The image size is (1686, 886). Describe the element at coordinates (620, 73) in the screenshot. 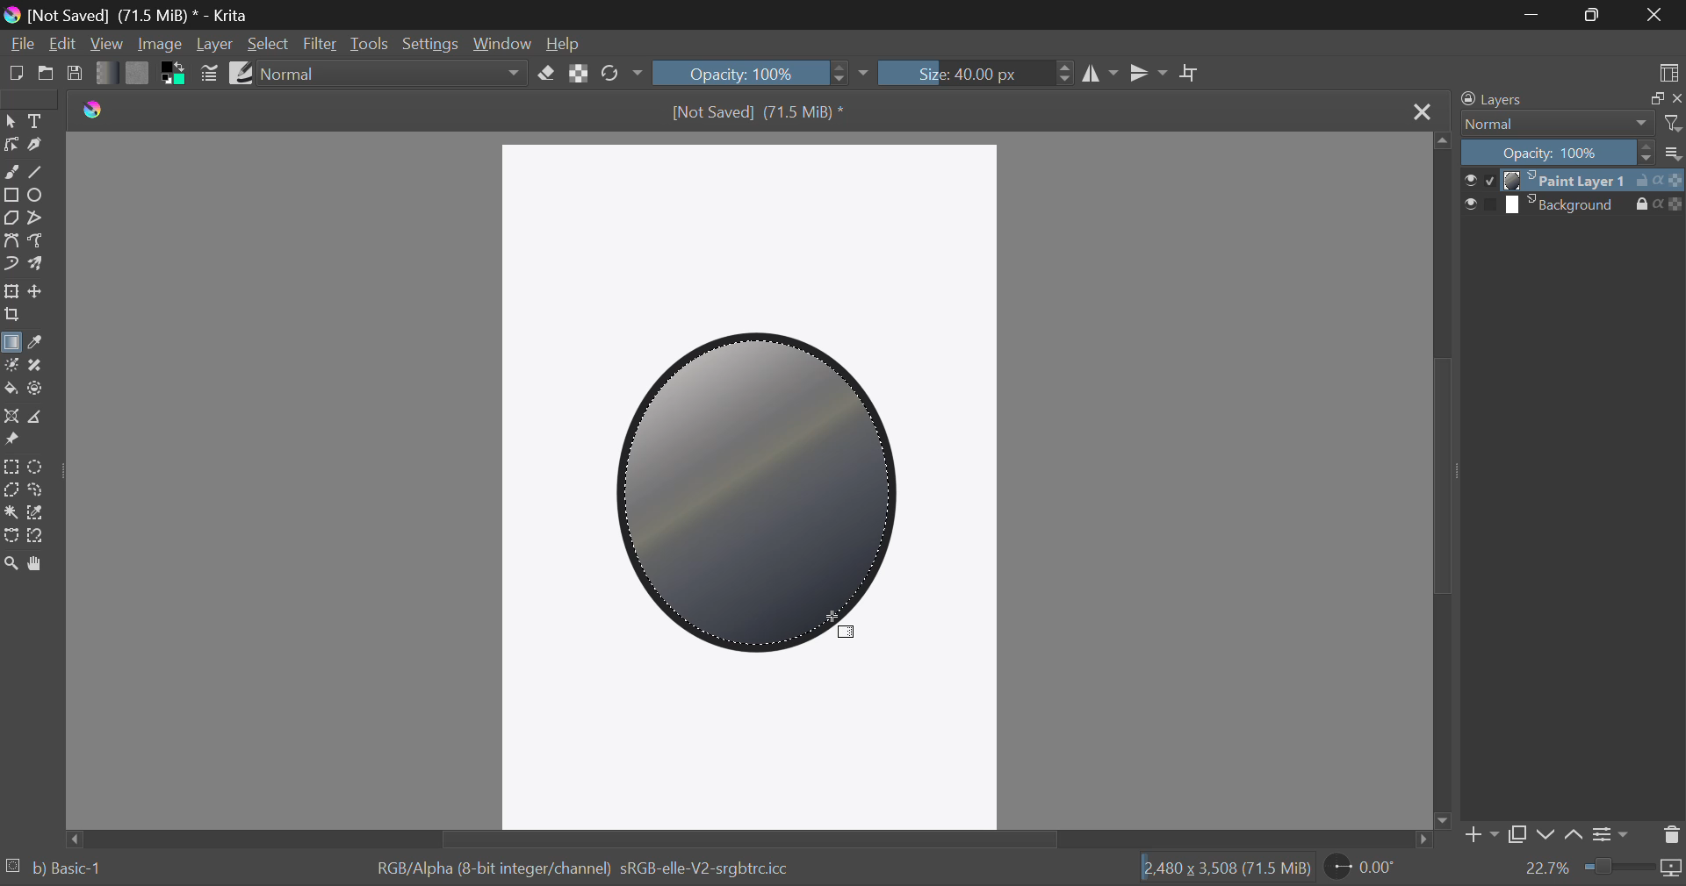

I see `Rotate` at that location.